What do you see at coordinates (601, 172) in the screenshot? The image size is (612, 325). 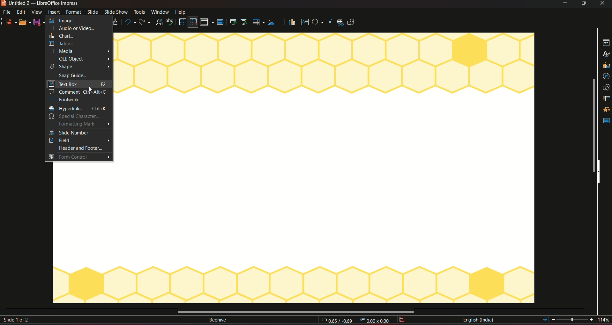 I see `hide sidebar` at bounding box center [601, 172].